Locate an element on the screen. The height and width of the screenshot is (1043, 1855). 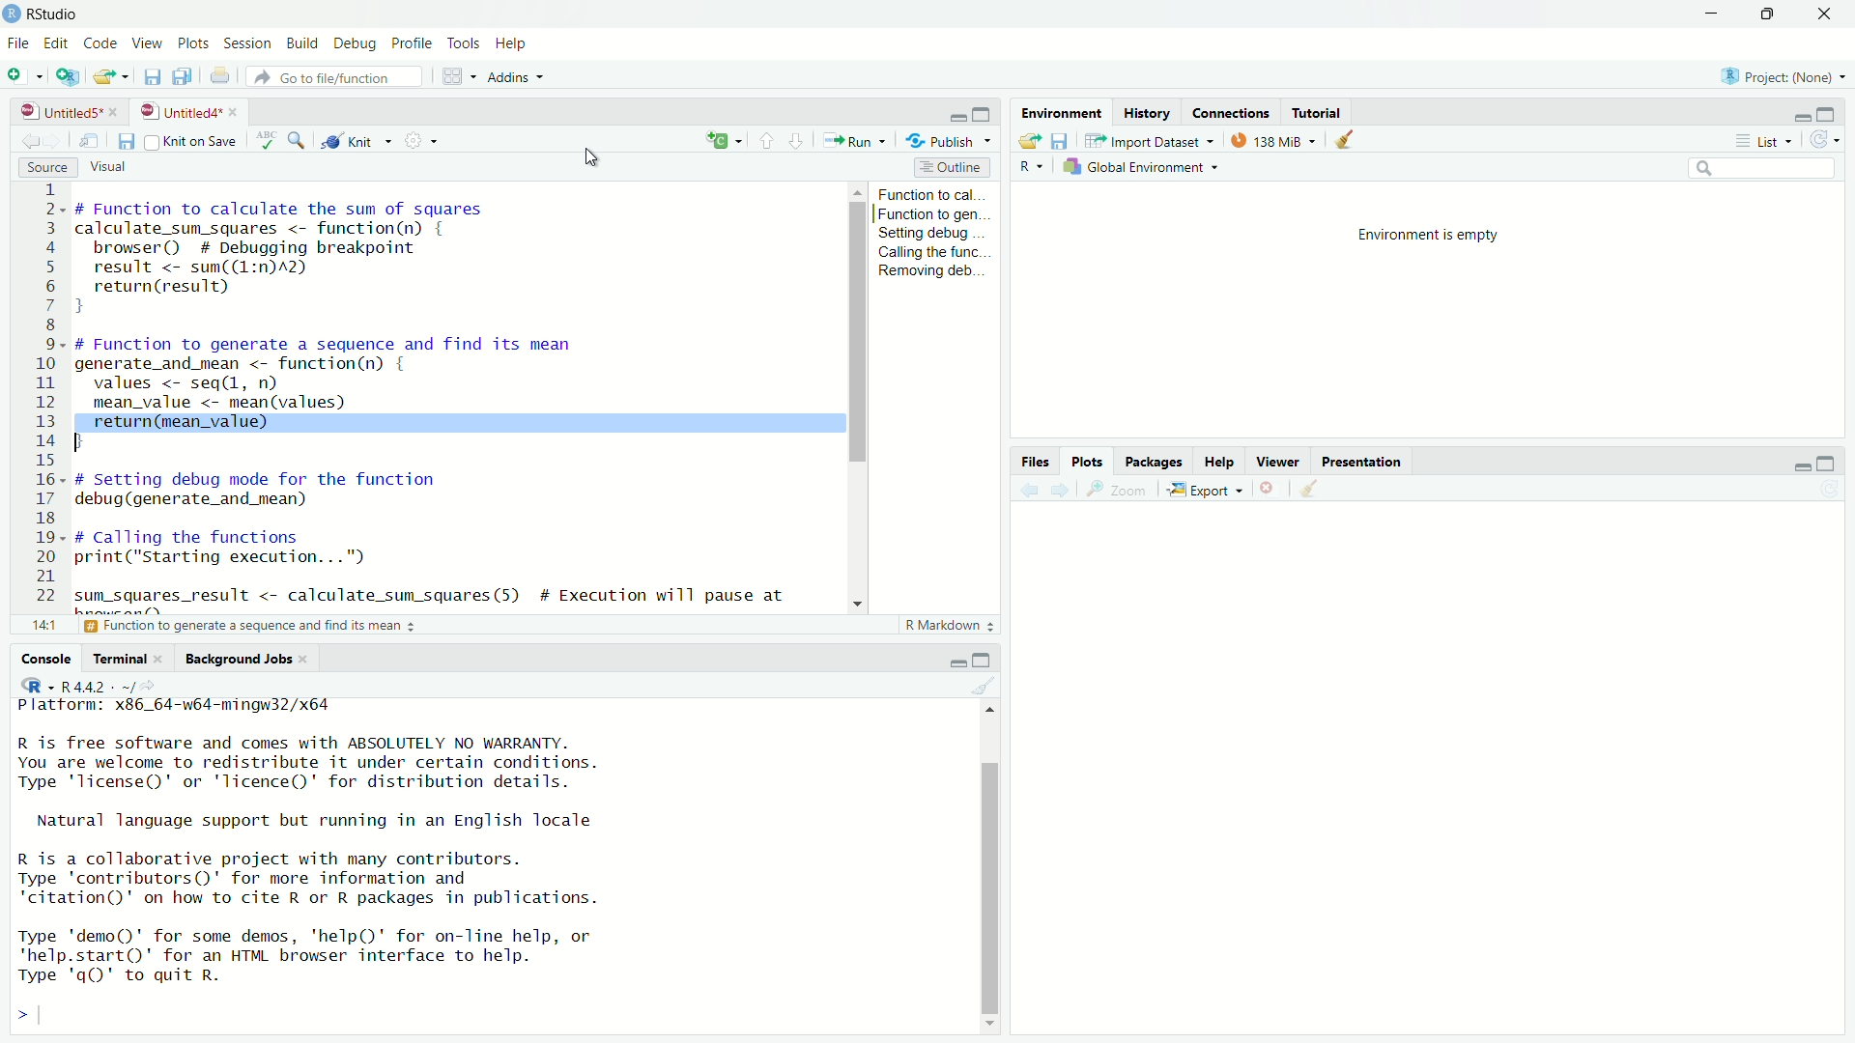
plots is located at coordinates (1092, 462).